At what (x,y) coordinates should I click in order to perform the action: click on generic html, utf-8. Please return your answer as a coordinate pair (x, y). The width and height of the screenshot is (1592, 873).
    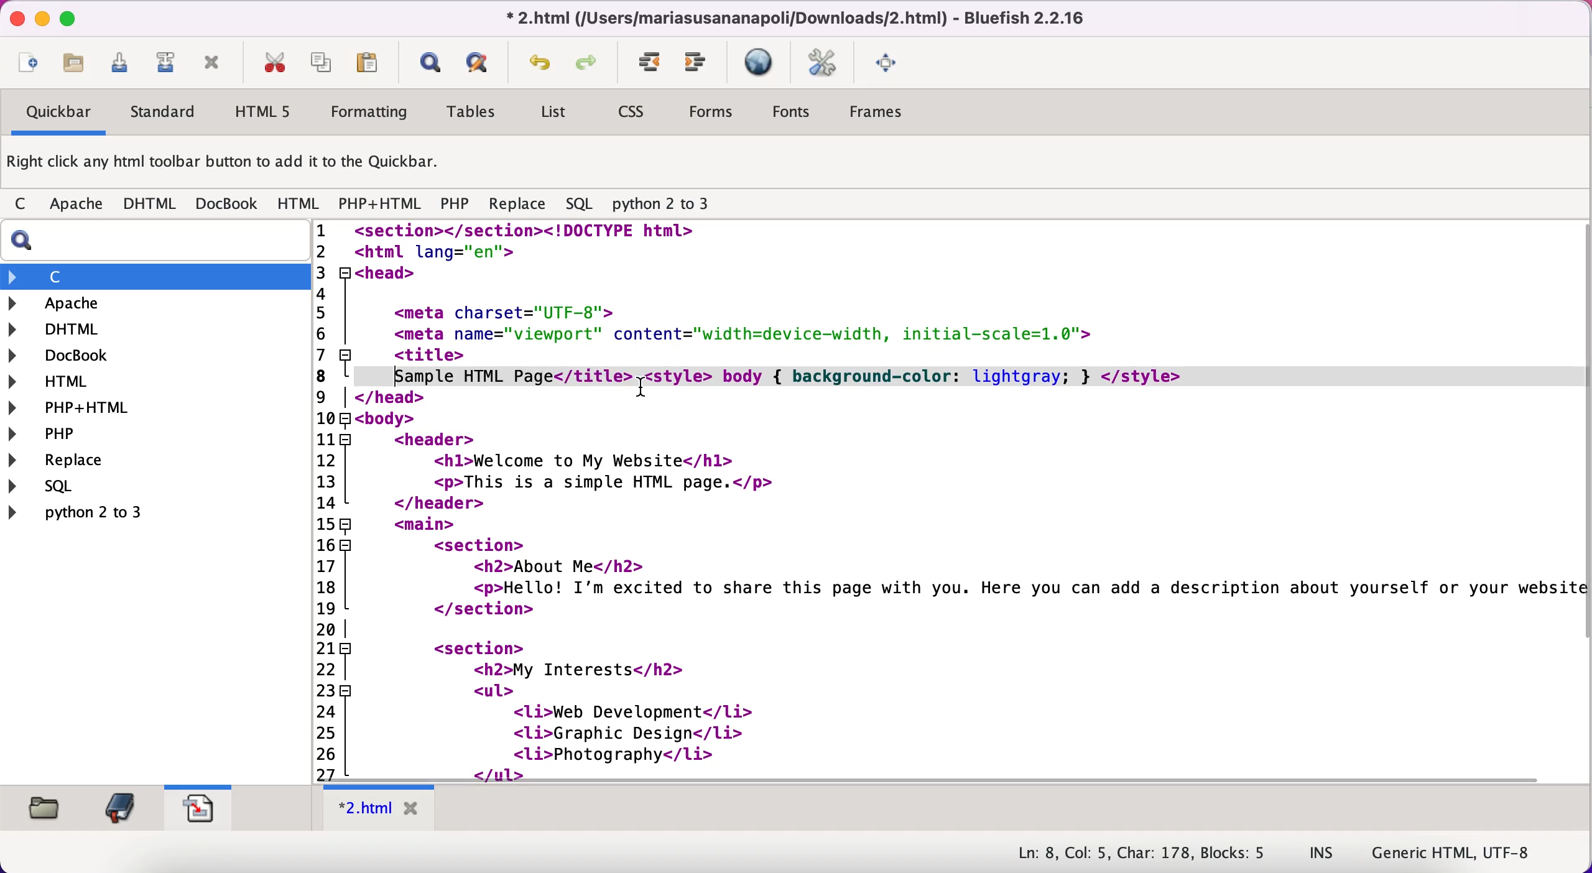
    Looking at the image, I should click on (1463, 851).